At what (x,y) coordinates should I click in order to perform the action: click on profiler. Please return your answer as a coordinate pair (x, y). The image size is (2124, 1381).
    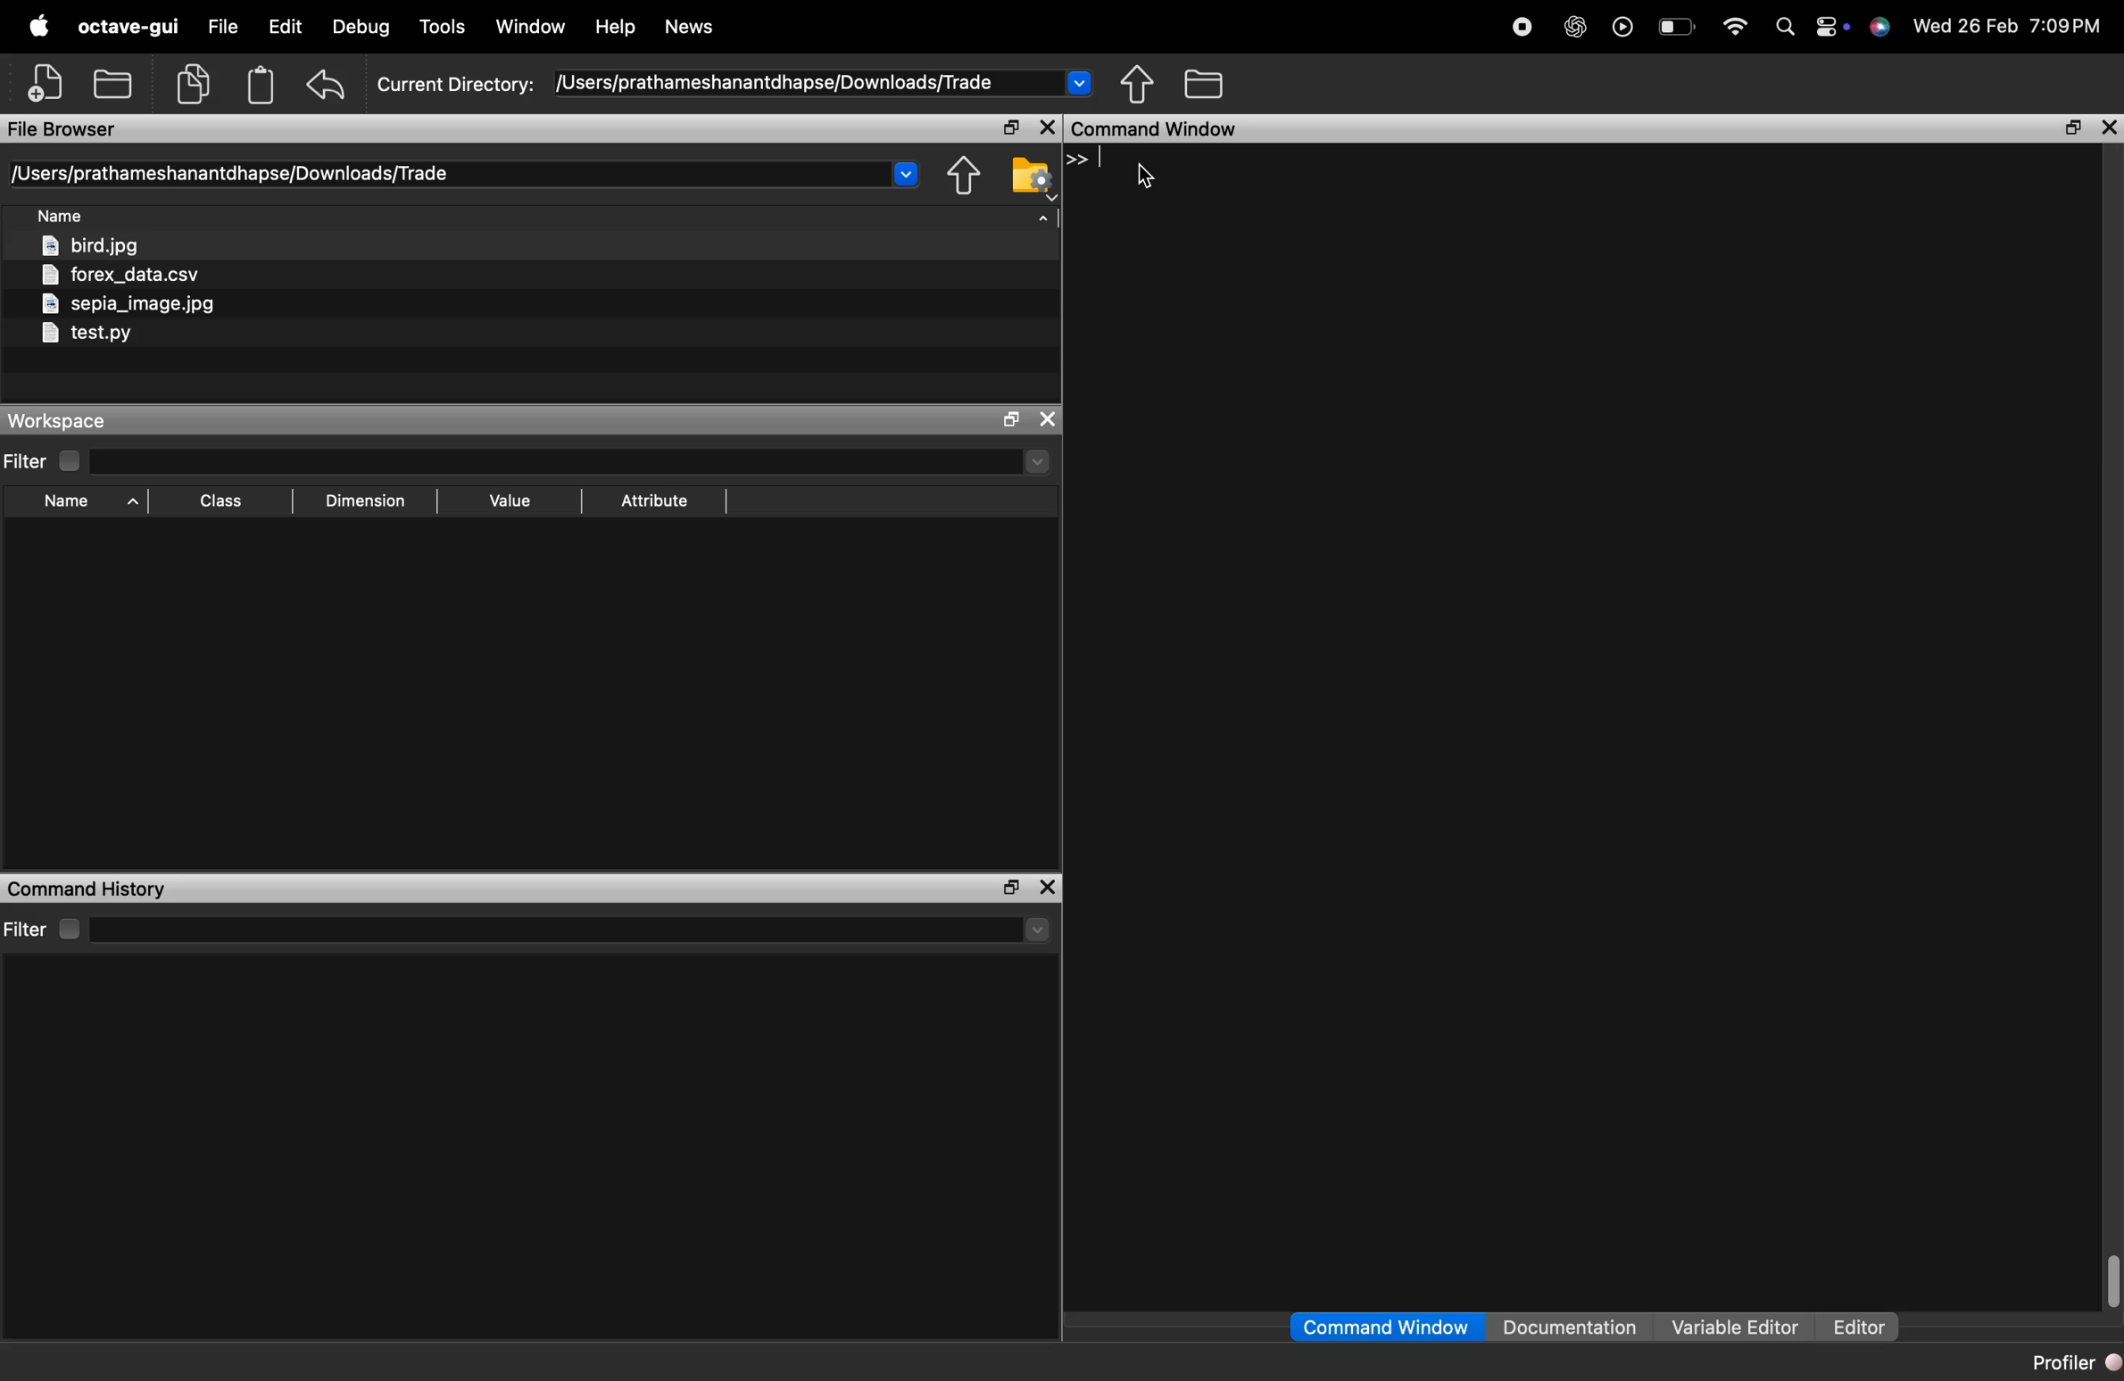
    Looking at the image, I should click on (2073, 1365).